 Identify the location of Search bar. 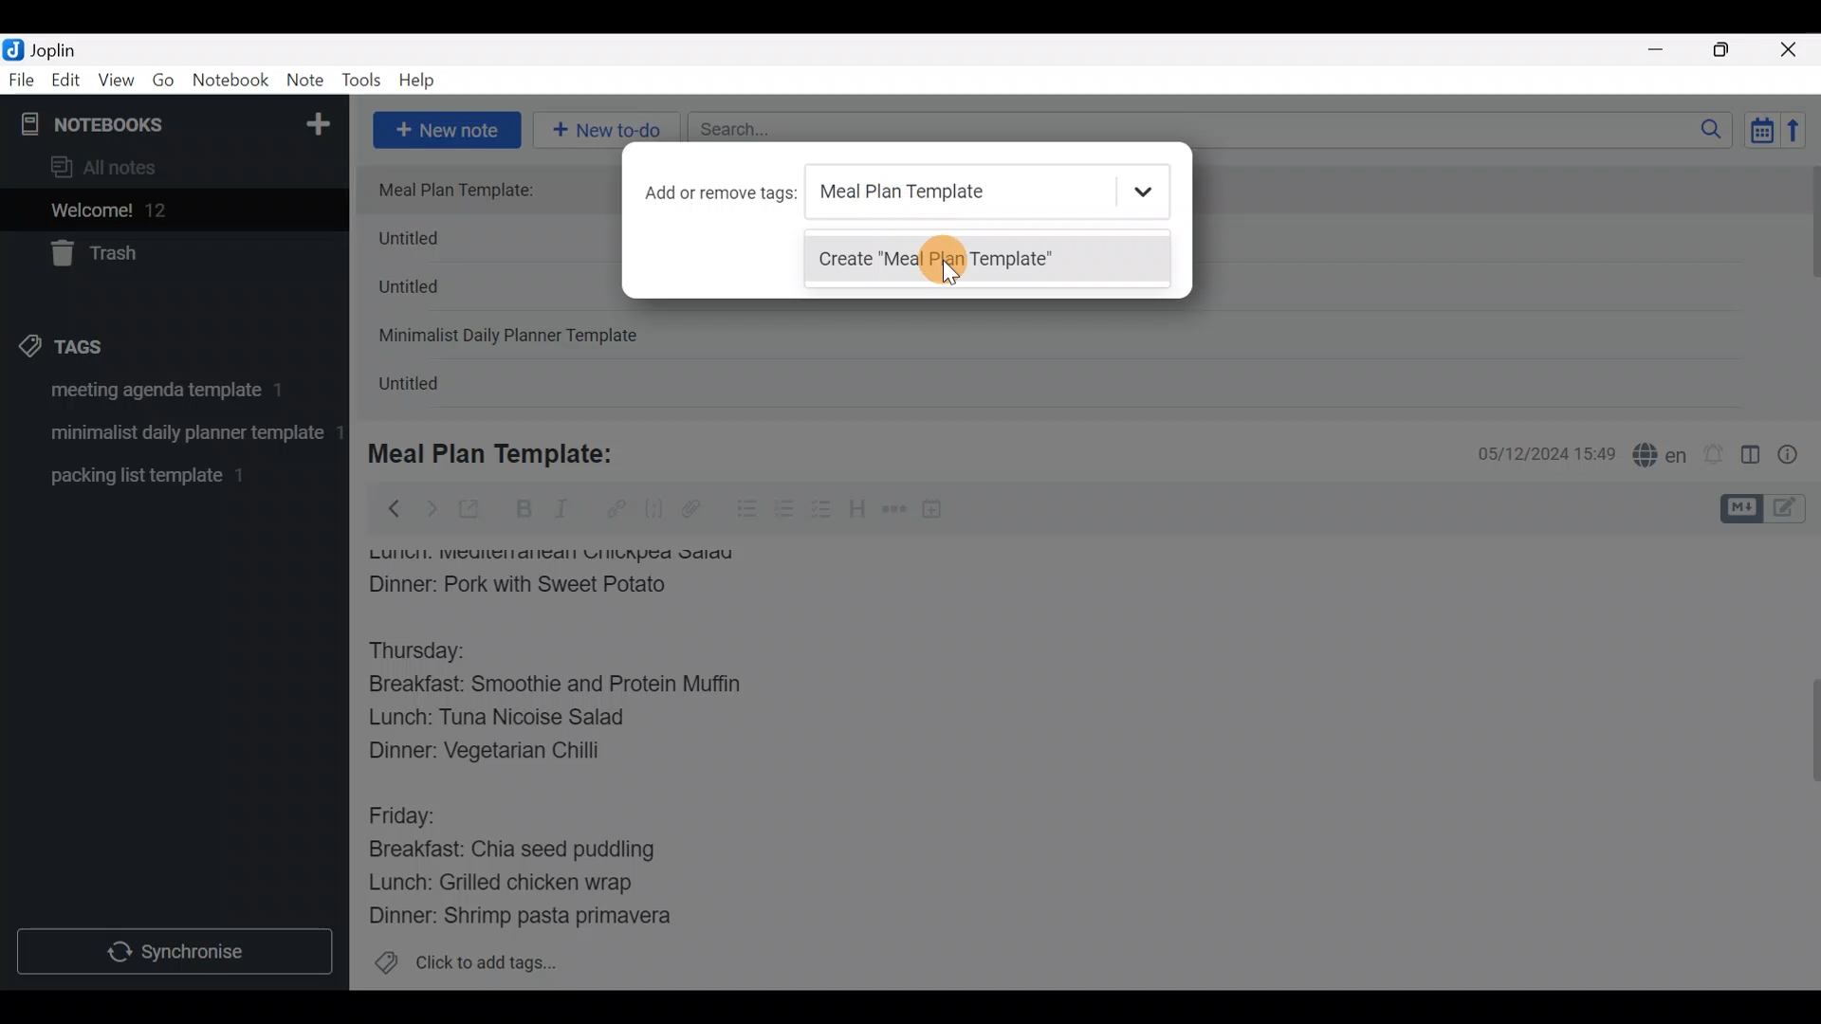
(1215, 127).